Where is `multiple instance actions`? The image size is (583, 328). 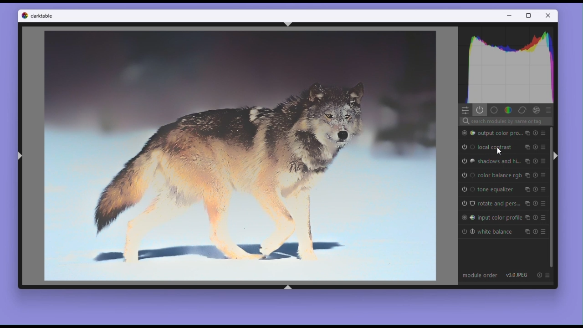
multiple instance actions is located at coordinates (527, 161).